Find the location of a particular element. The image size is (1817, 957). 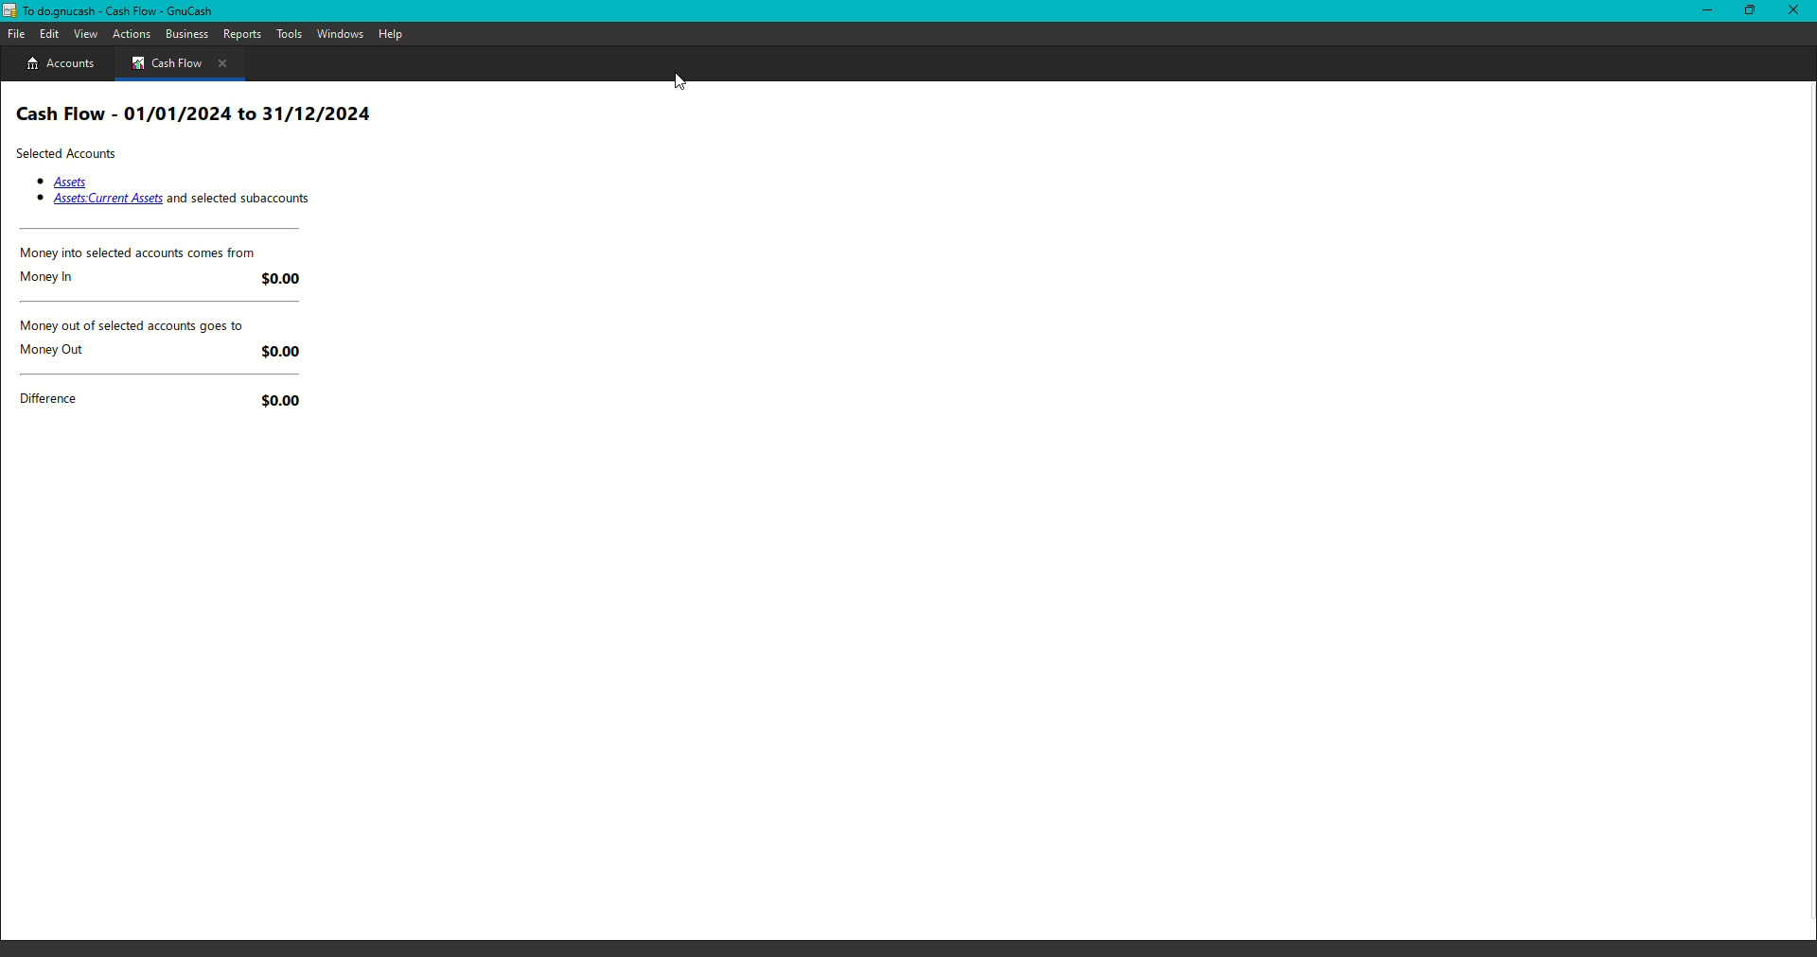

Money Out is located at coordinates (51, 350).